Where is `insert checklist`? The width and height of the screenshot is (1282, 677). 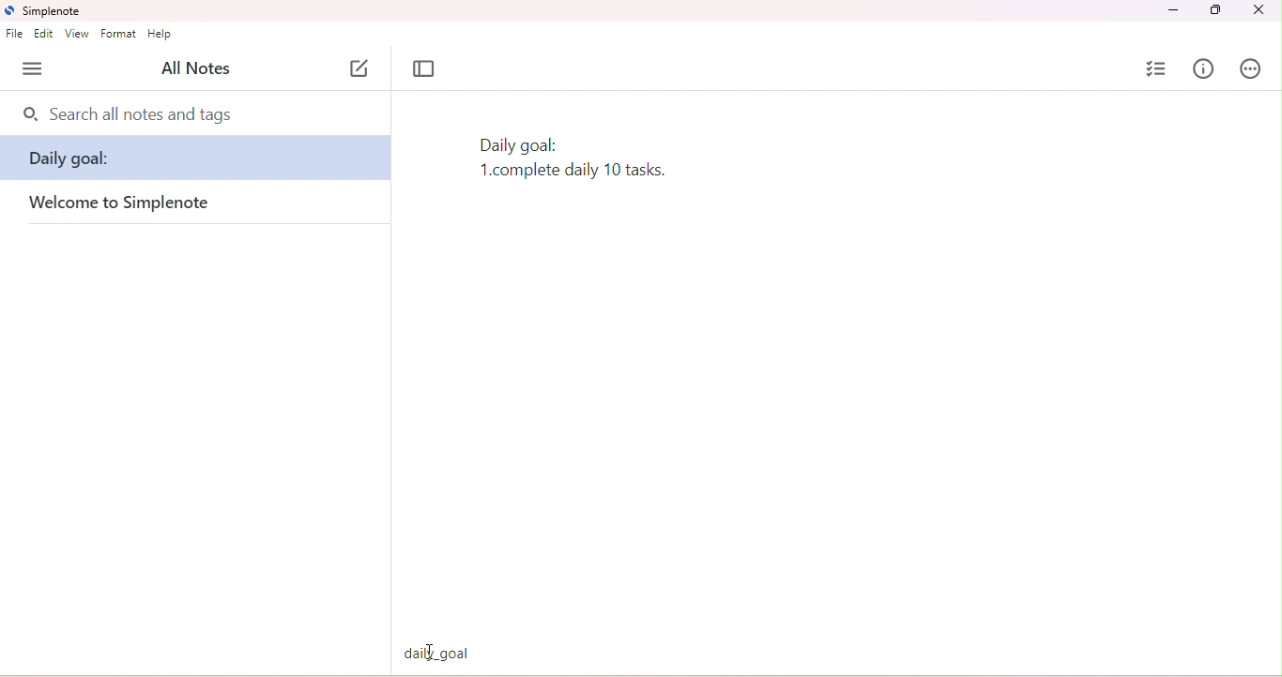
insert checklist is located at coordinates (1158, 69).